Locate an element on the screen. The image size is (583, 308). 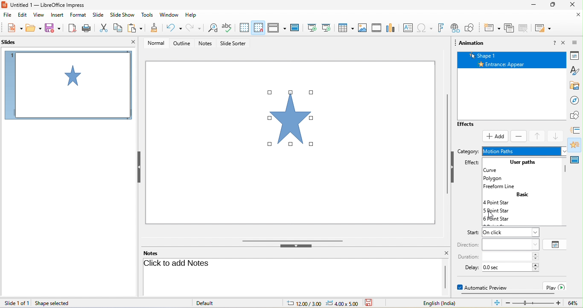
slide is located at coordinates (99, 15).